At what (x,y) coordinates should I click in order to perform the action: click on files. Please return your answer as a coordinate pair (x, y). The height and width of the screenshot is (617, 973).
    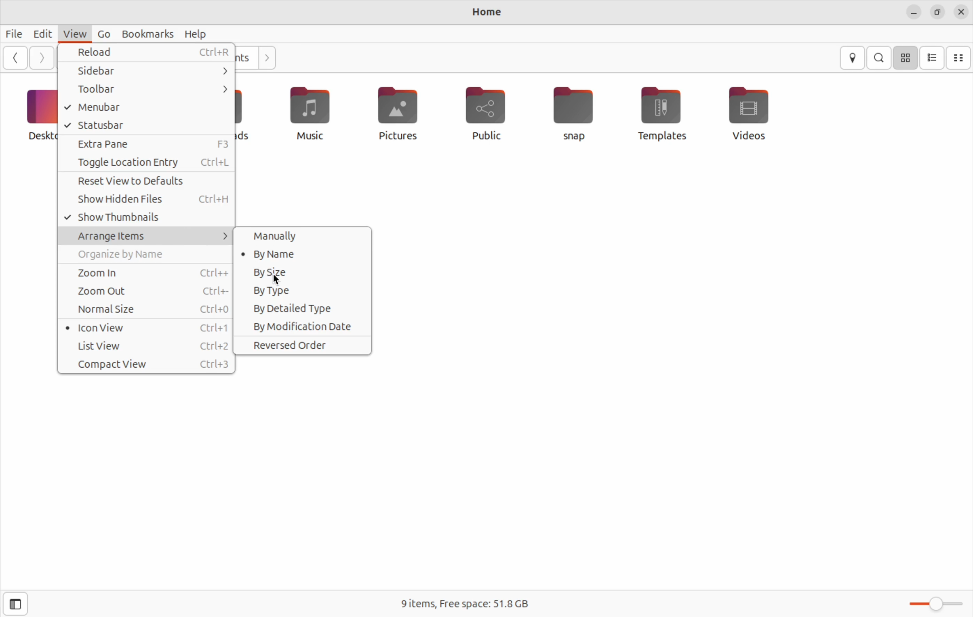
    Looking at the image, I should click on (15, 33).